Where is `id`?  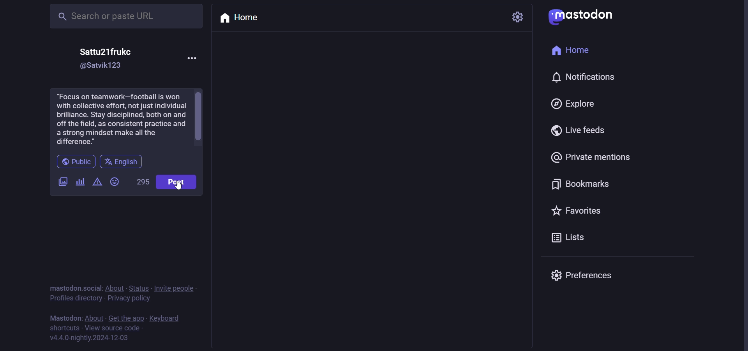 id is located at coordinates (101, 67).